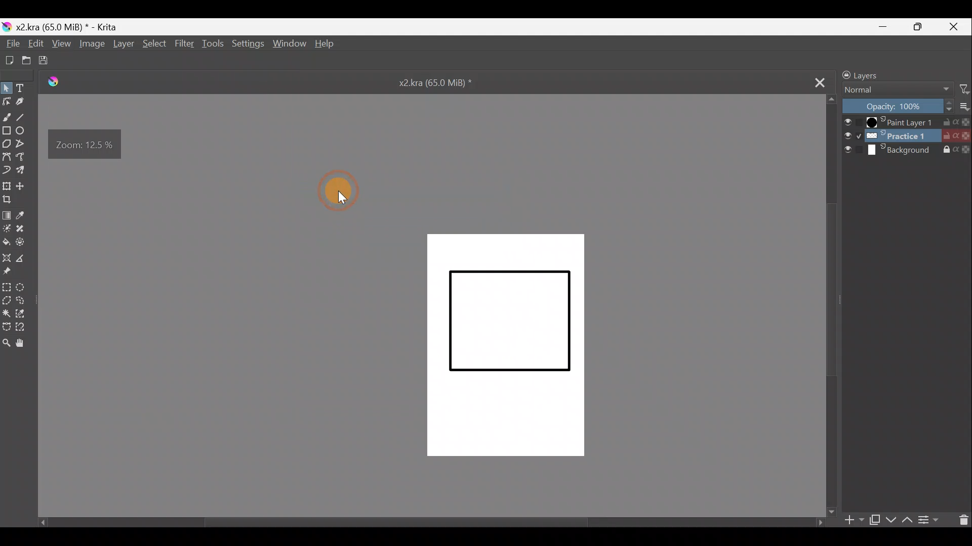  I want to click on Elliptical selection tool, so click(22, 289).